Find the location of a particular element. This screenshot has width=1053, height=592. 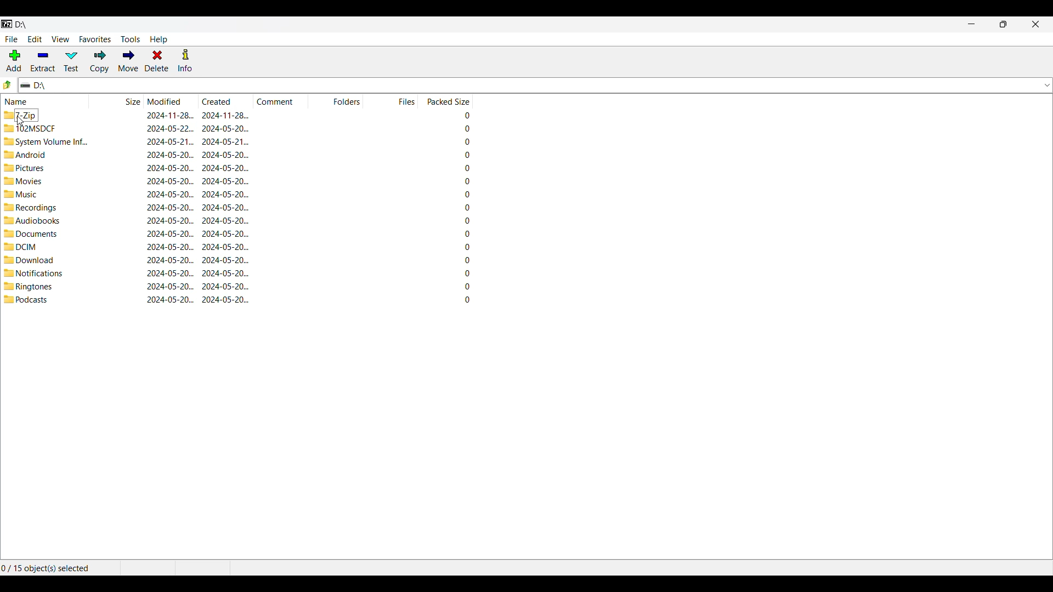

created date & time is located at coordinates (225, 207).